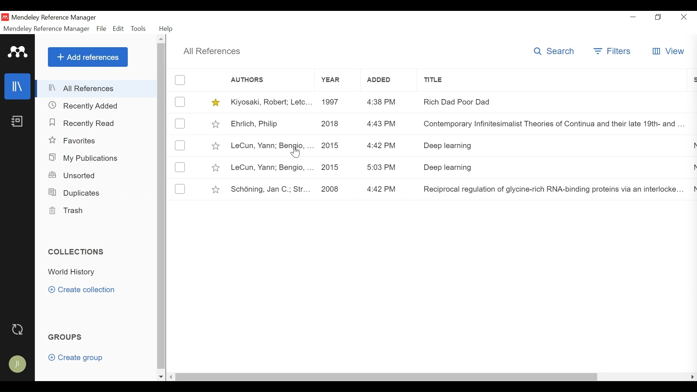 This screenshot has height=392, width=697. Describe the element at coordinates (73, 192) in the screenshot. I see `Duplicates` at that location.